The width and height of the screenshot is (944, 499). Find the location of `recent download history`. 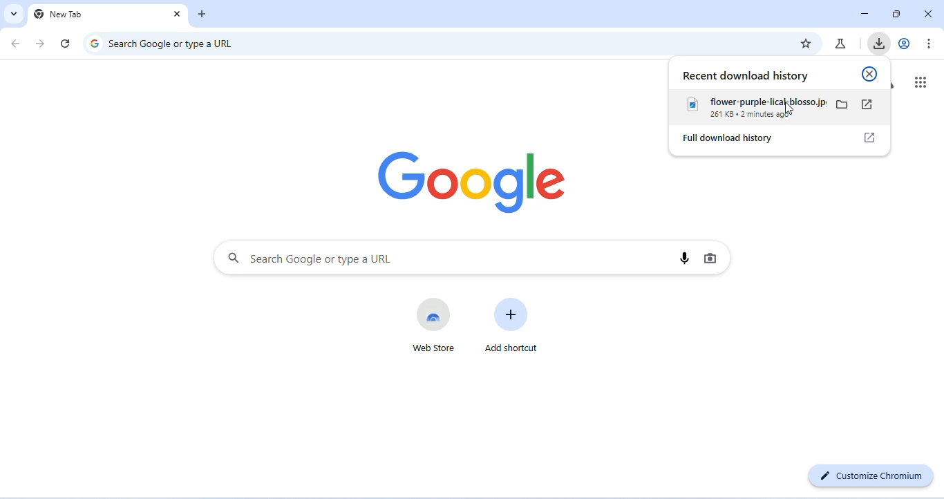

recent download history is located at coordinates (746, 76).